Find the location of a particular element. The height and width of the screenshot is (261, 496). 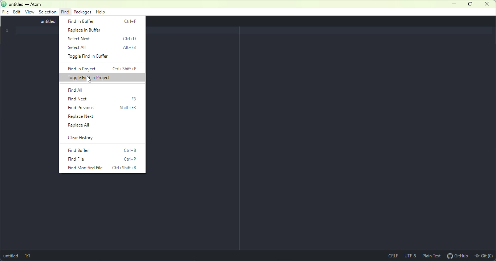

select all is located at coordinates (103, 48).